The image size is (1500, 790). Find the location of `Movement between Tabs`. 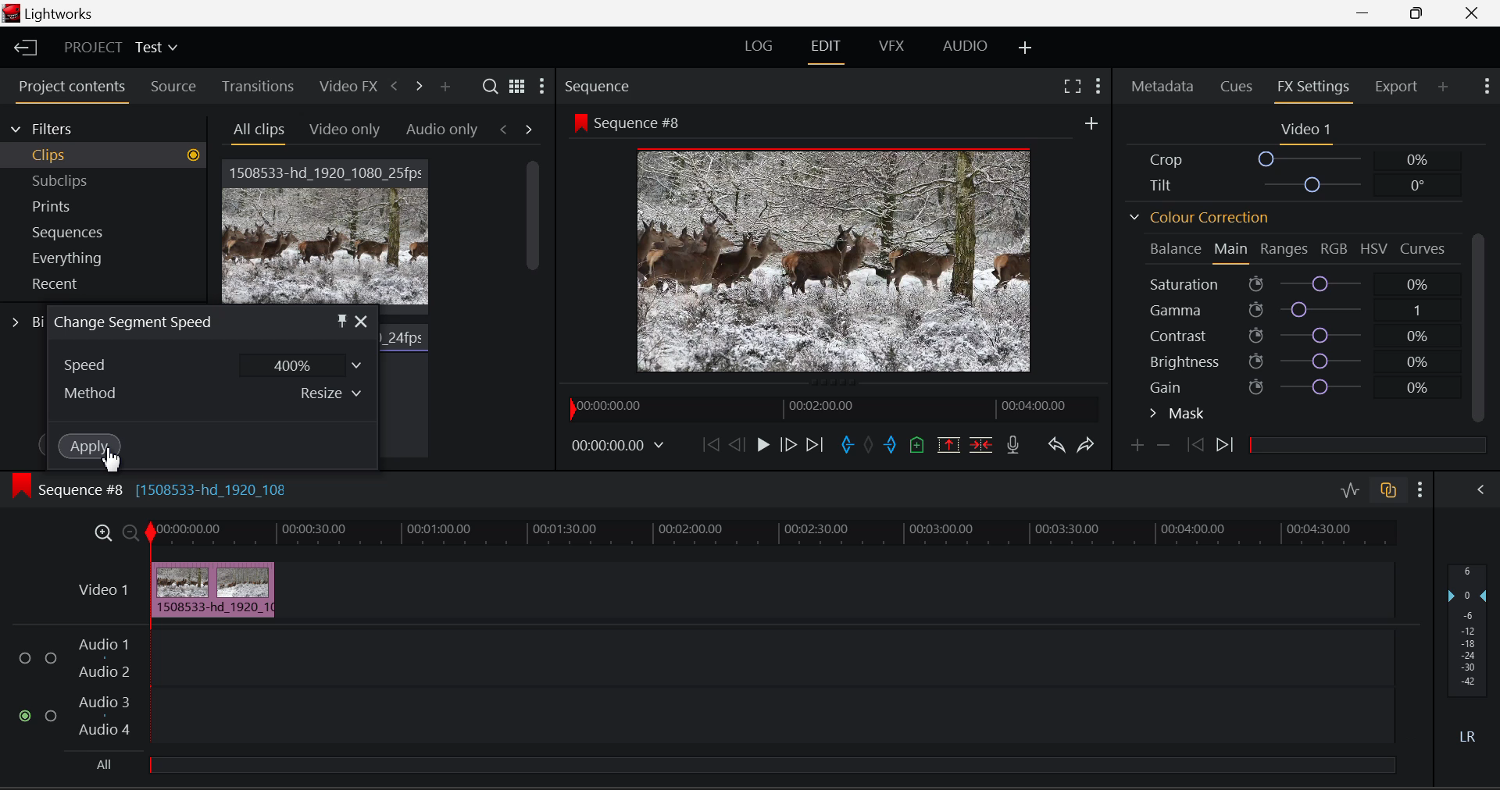

Movement between Tabs is located at coordinates (517, 130).